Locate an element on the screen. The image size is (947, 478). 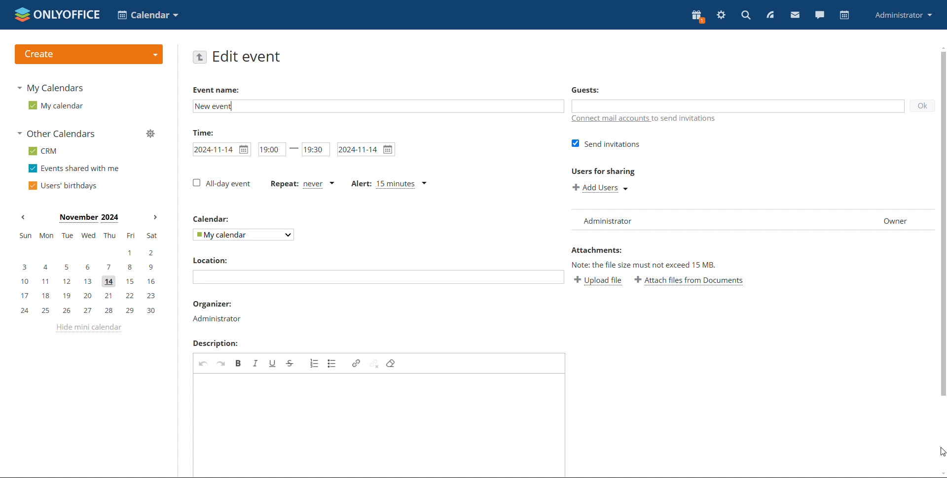
scroll up is located at coordinates (941, 47).